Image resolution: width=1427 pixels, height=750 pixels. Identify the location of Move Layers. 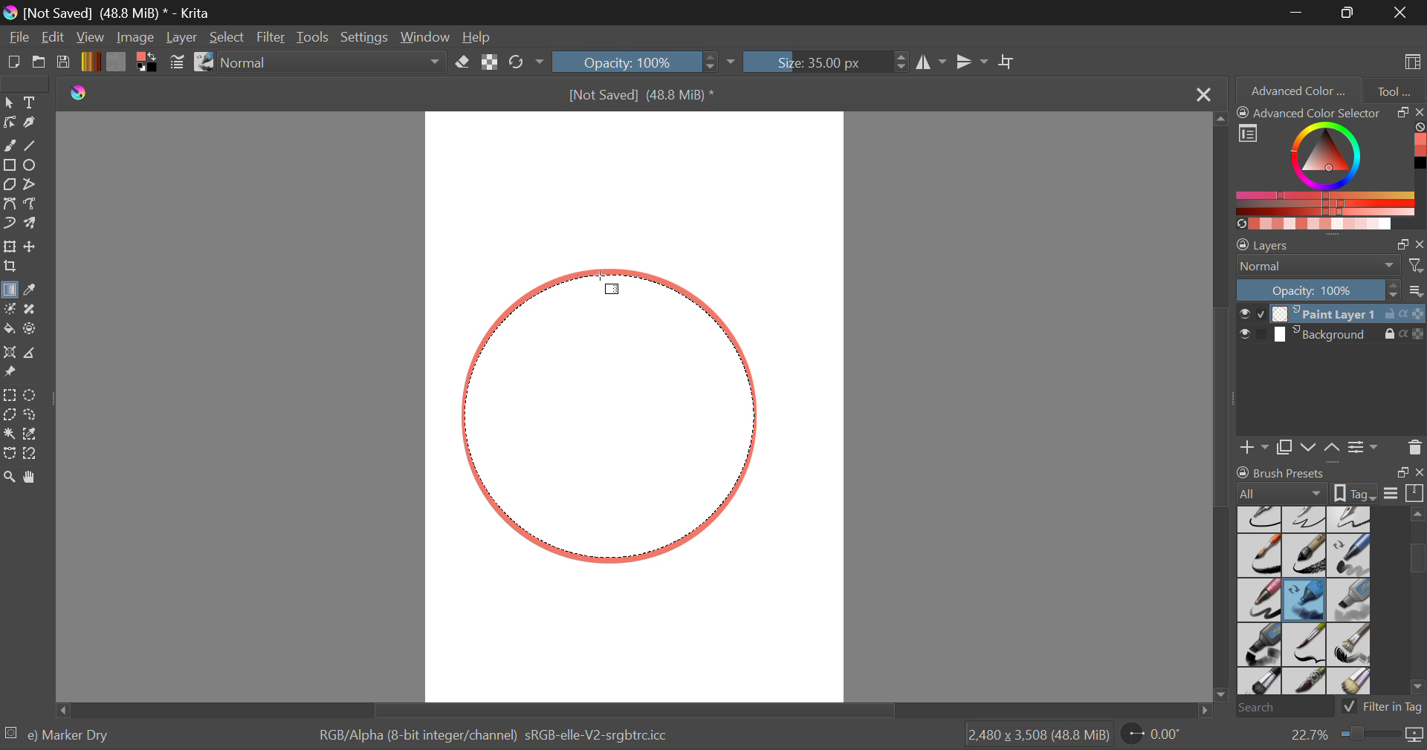
(1321, 446).